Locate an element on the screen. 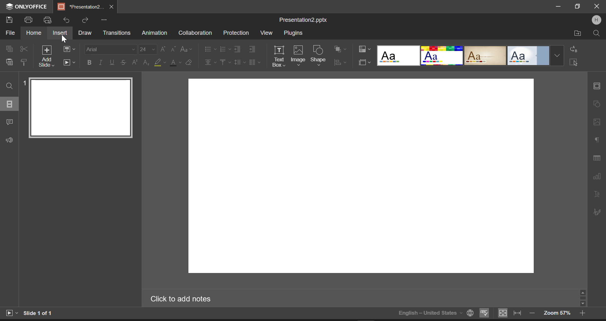 The image size is (606, 321). Arrange Shape is located at coordinates (339, 49).